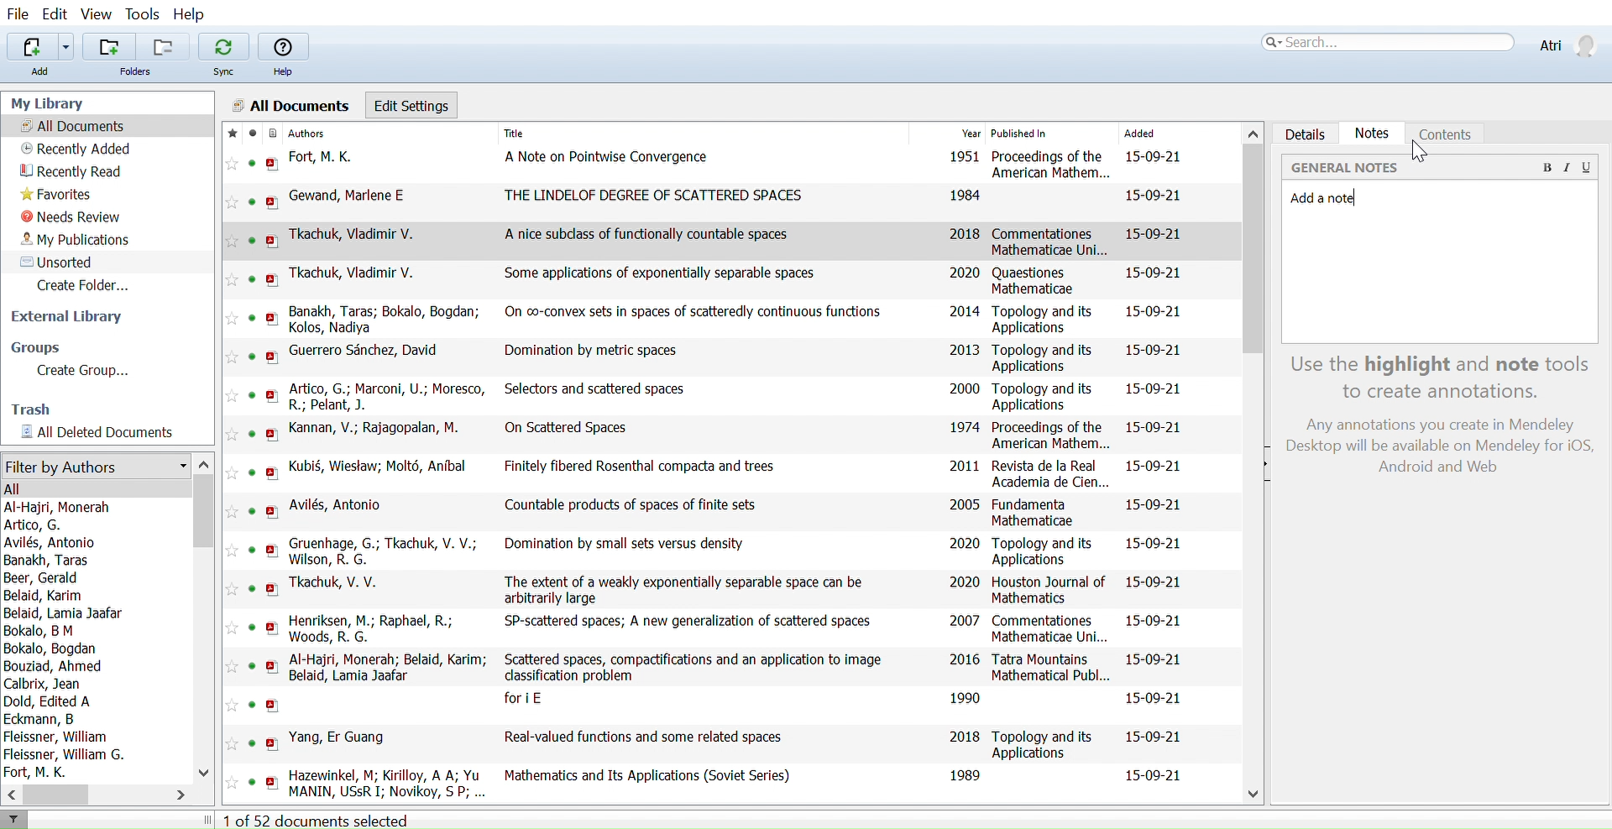 This screenshot has width=1612, height=829. What do you see at coordinates (391, 668) in the screenshot?
I see `Al-Hajri, Monerah; Belaid, Karim; Belaid, Lamia Jaafar` at bounding box center [391, 668].